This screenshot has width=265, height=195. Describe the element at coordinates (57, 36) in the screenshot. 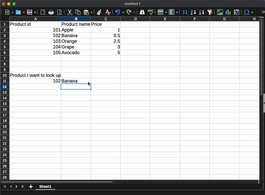

I see `102` at that location.